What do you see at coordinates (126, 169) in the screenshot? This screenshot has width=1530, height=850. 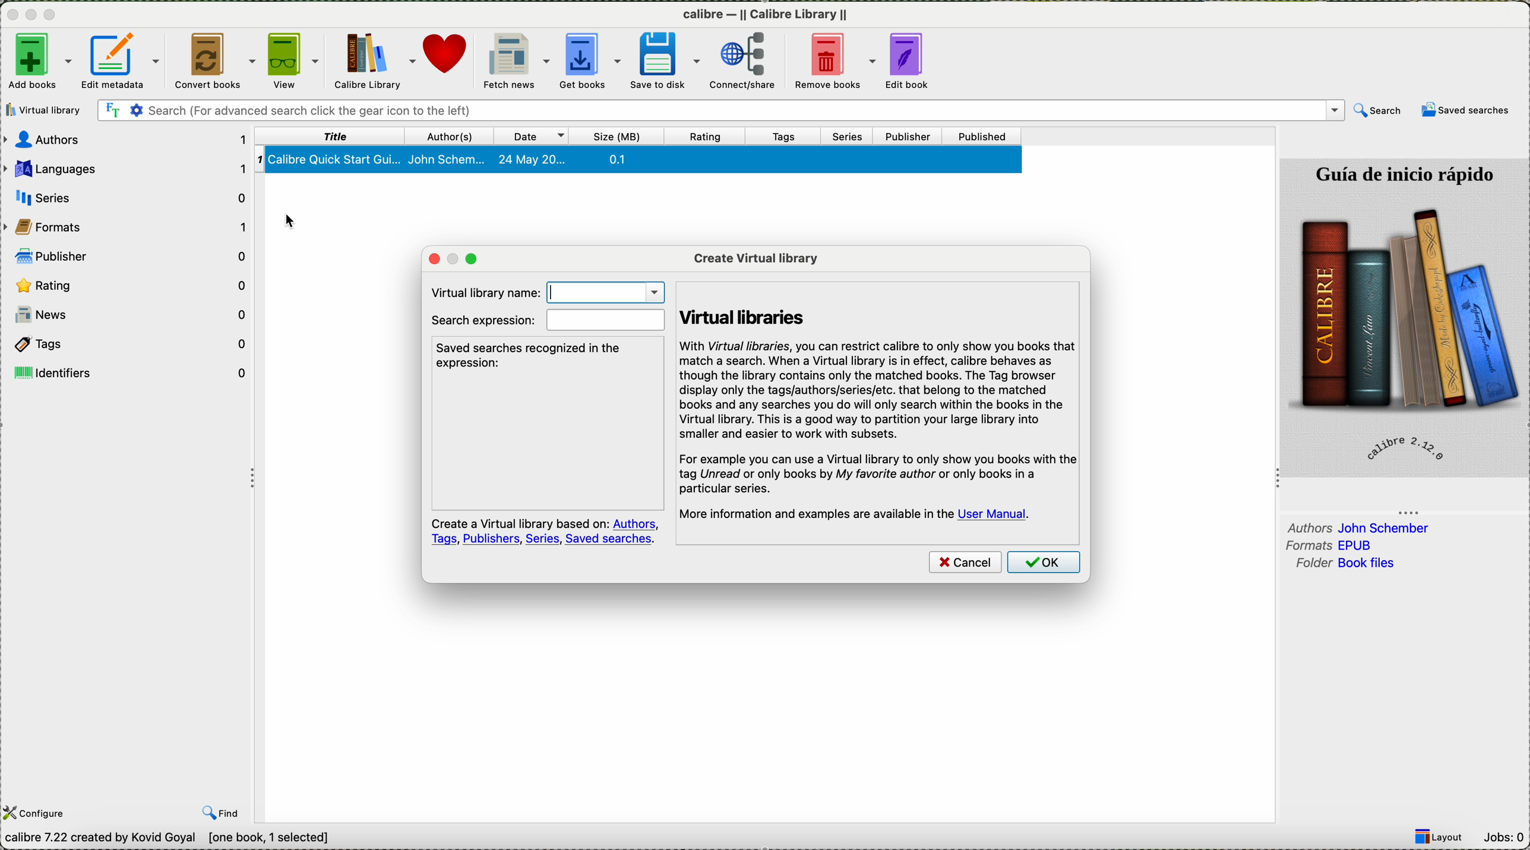 I see `languages` at bounding box center [126, 169].